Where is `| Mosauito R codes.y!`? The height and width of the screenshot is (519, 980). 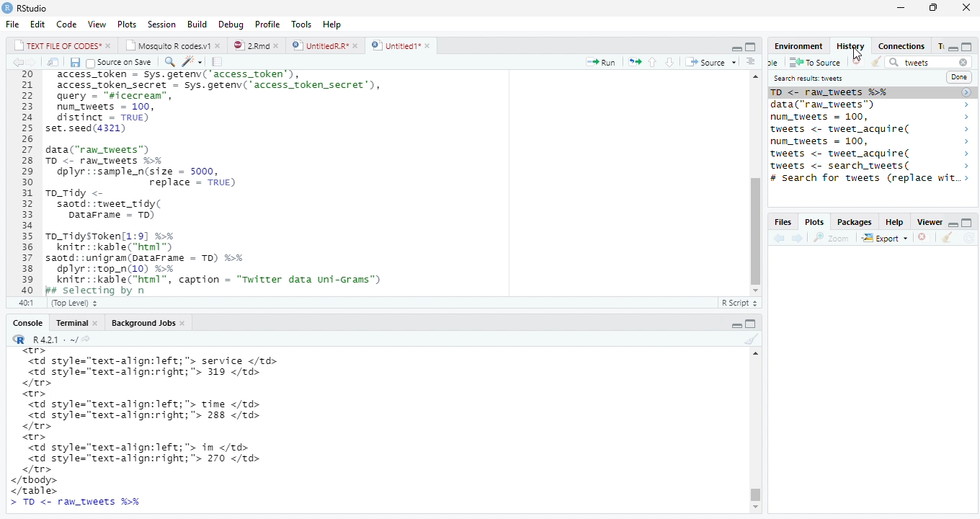
| Mosauito R codes.y! is located at coordinates (172, 45).